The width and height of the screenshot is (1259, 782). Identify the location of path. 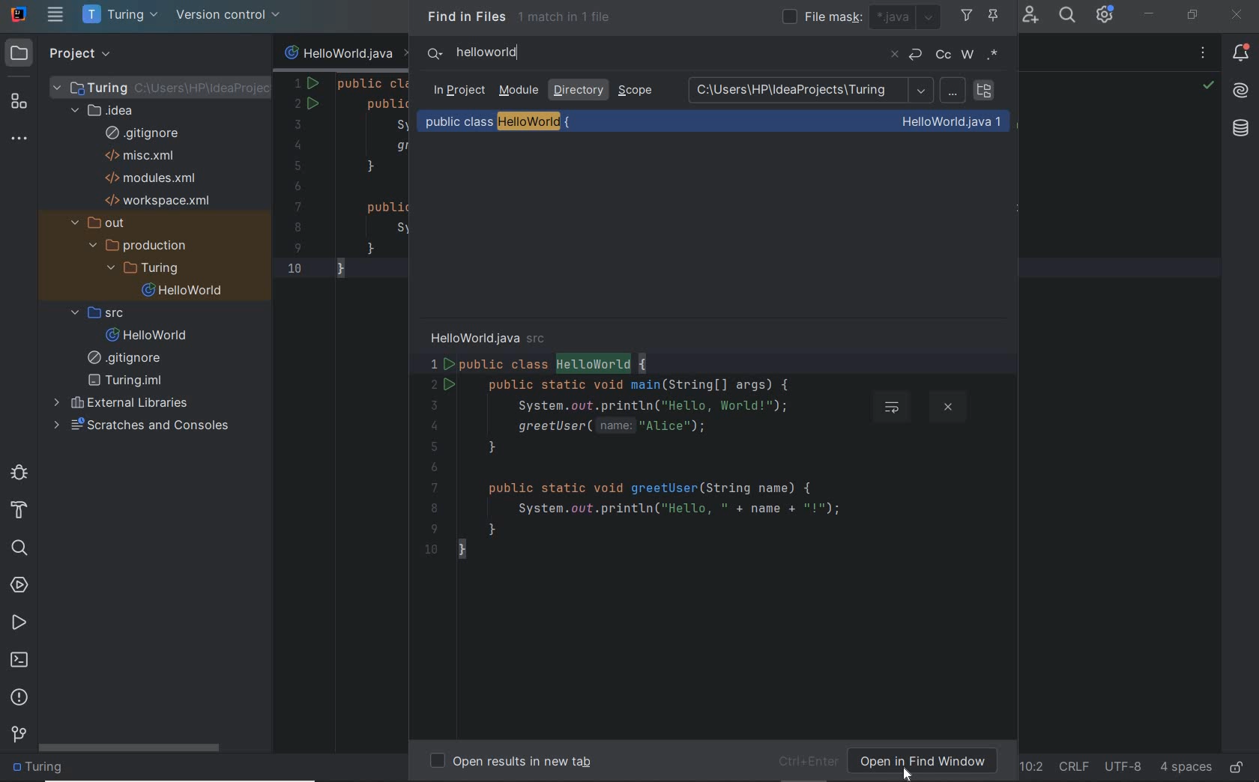
(958, 92).